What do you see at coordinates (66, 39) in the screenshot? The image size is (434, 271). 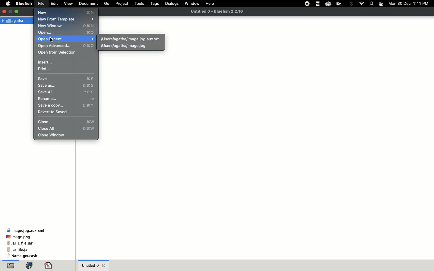 I see `open recent` at bounding box center [66, 39].